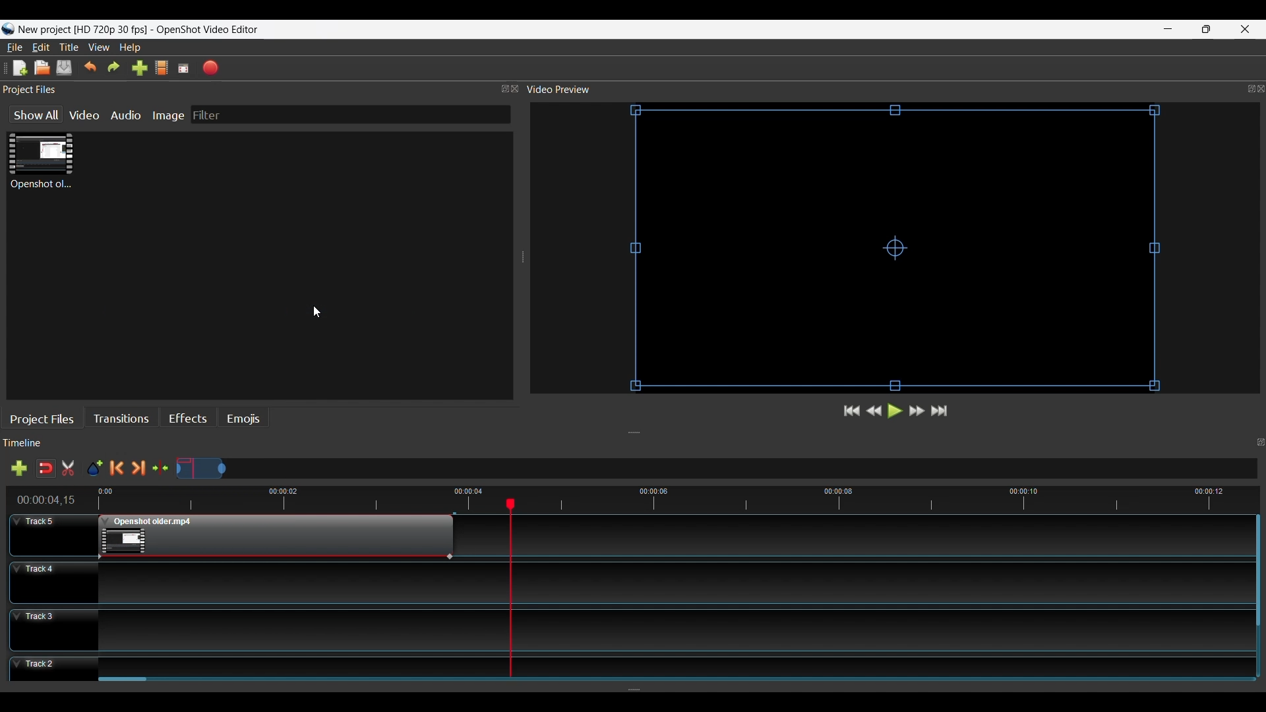 The image size is (1266, 712). Describe the element at coordinates (45, 468) in the screenshot. I see `Snap` at that location.